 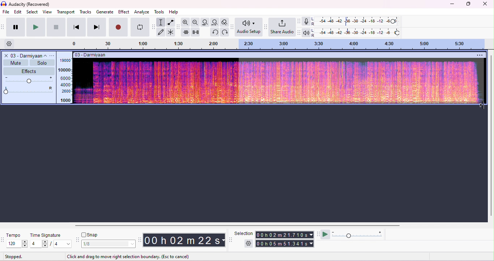 I want to click on selected time, so click(x=285, y=243).